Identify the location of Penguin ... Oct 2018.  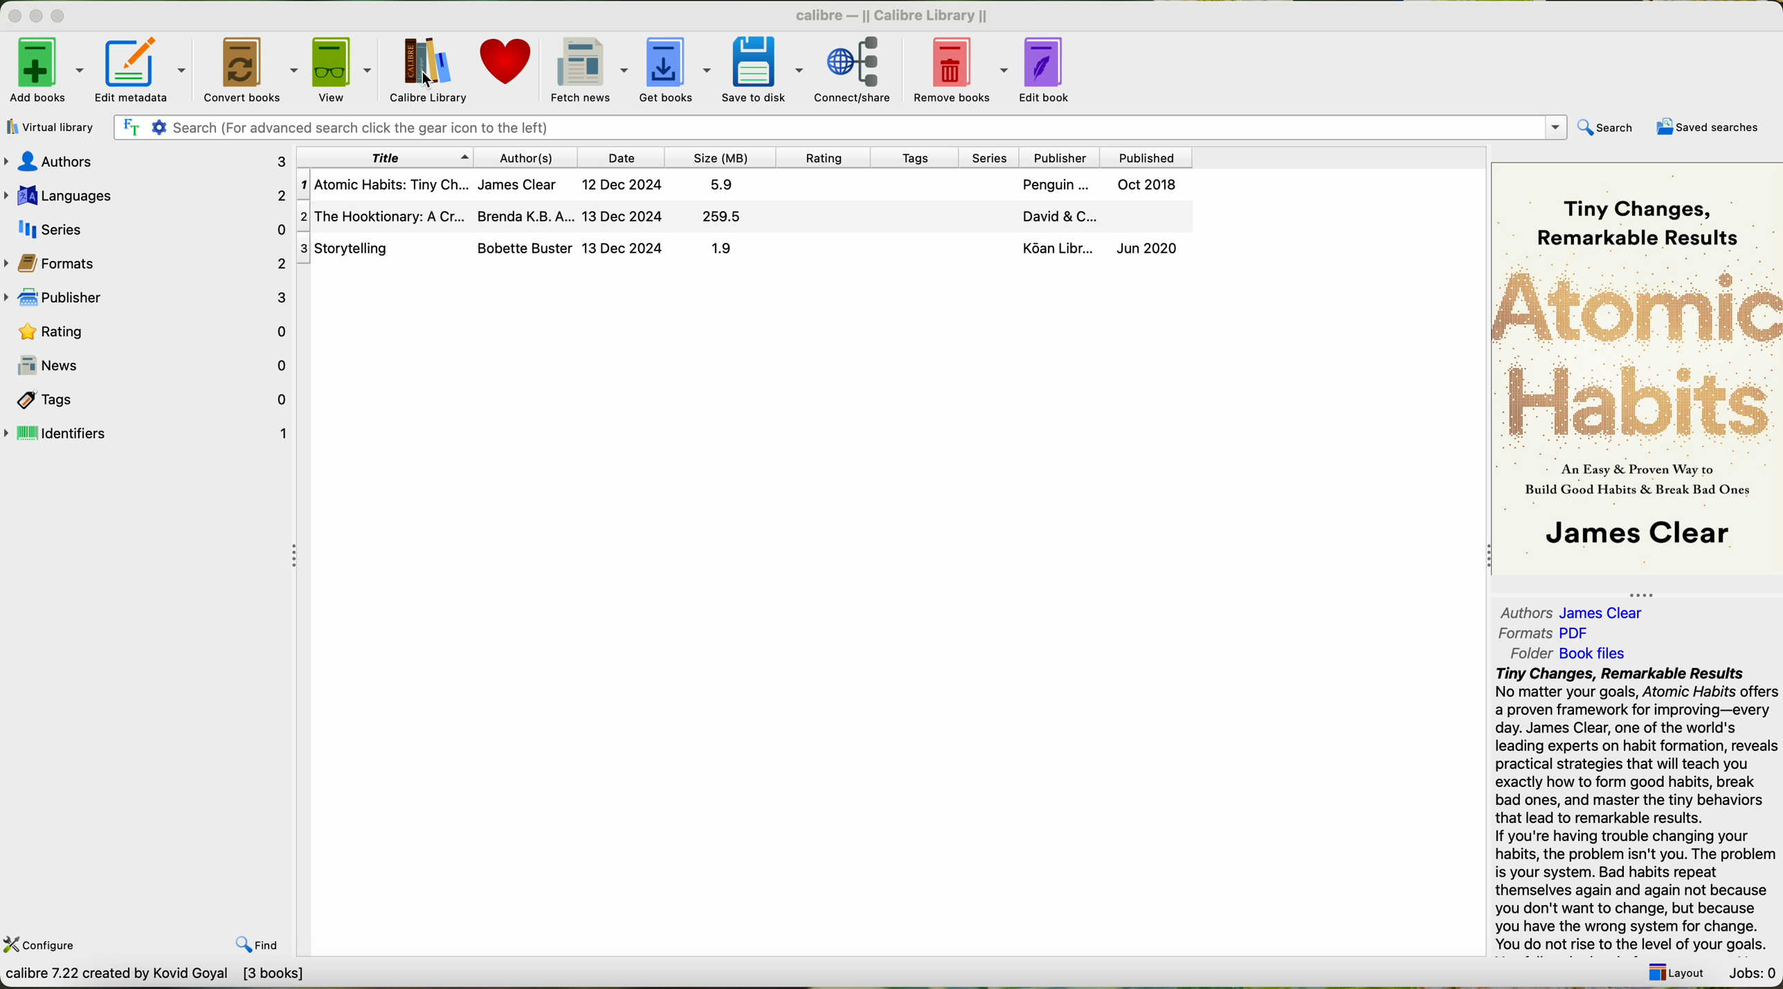
(1099, 186).